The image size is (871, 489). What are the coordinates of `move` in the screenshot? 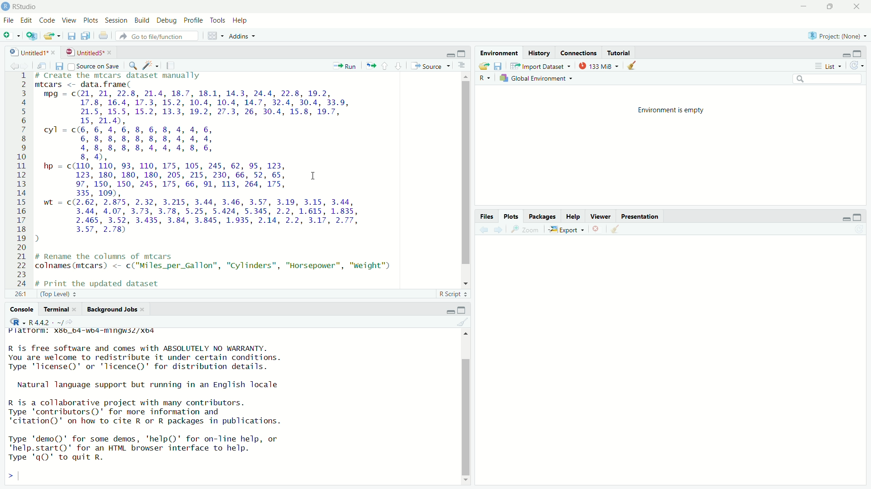 It's located at (42, 65).